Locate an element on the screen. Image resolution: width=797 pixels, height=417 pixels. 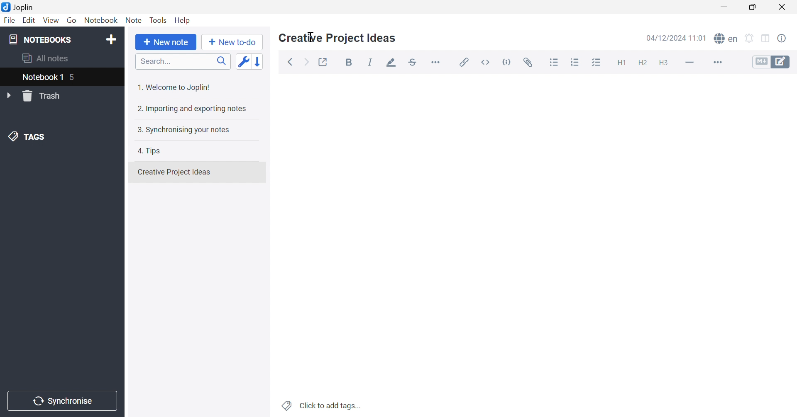
Minimize is located at coordinates (727, 7).